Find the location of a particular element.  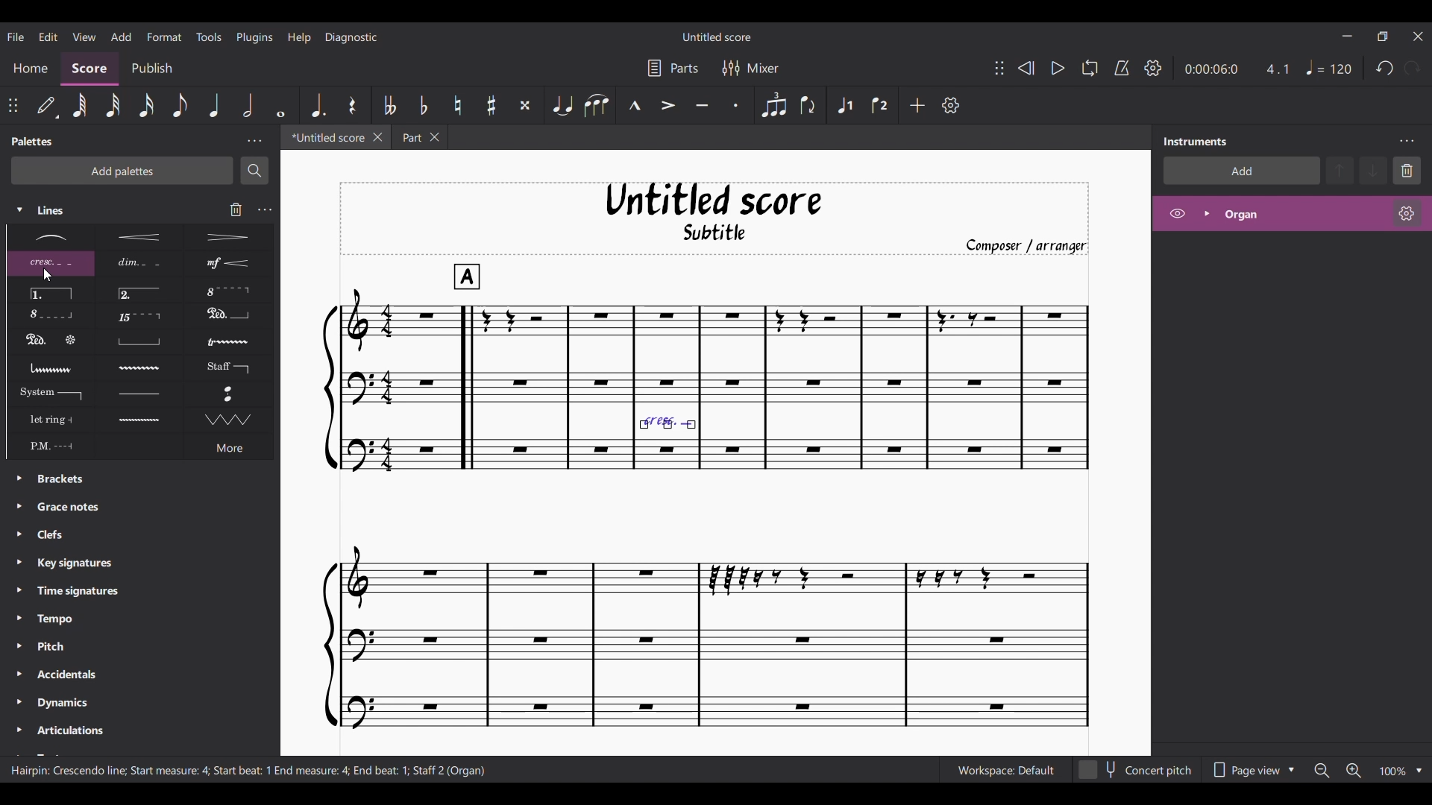

Accent is located at coordinates (668, 106).